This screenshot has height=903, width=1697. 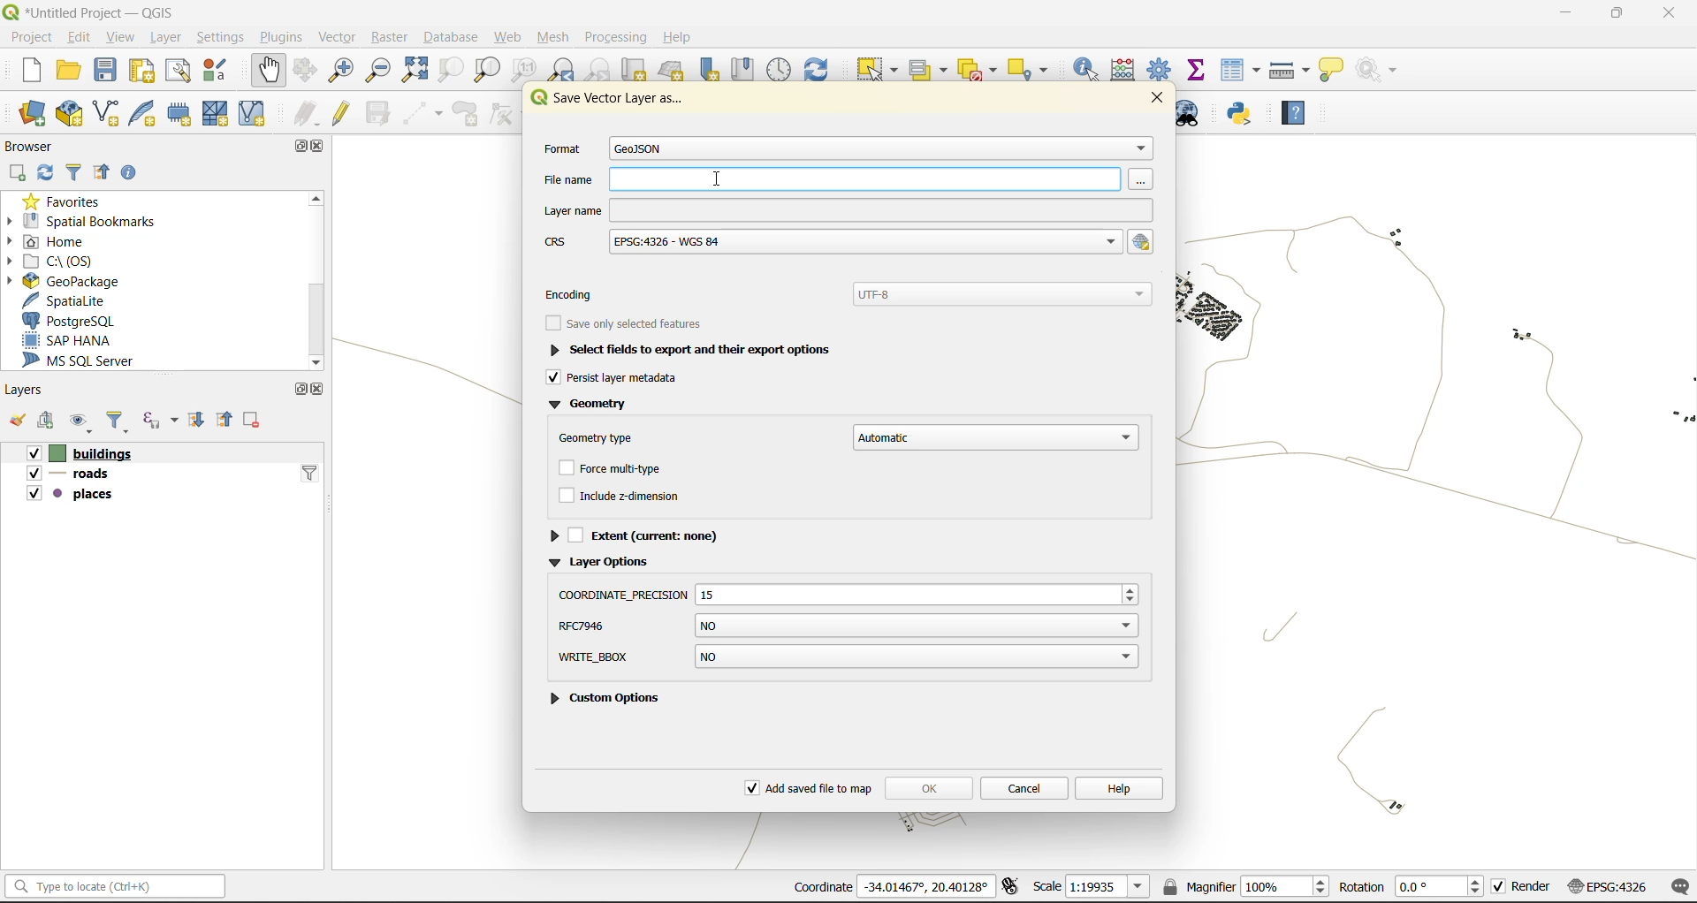 I want to click on scale, so click(x=1092, y=887).